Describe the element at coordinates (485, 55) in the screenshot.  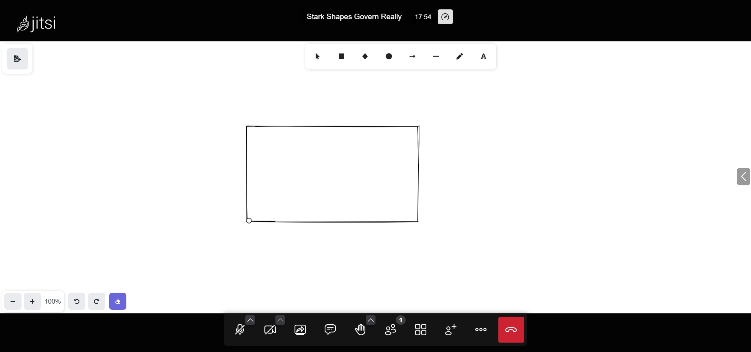
I see `text` at that location.